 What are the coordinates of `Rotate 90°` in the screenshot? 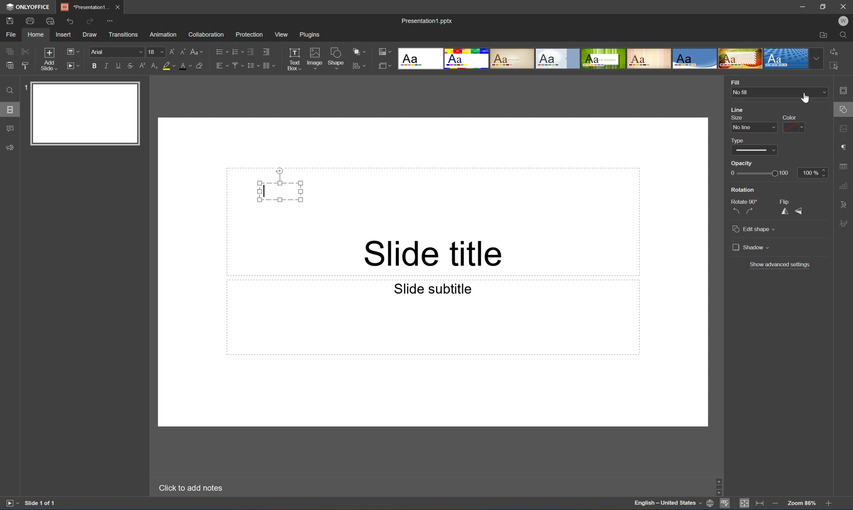 It's located at (744, 201).